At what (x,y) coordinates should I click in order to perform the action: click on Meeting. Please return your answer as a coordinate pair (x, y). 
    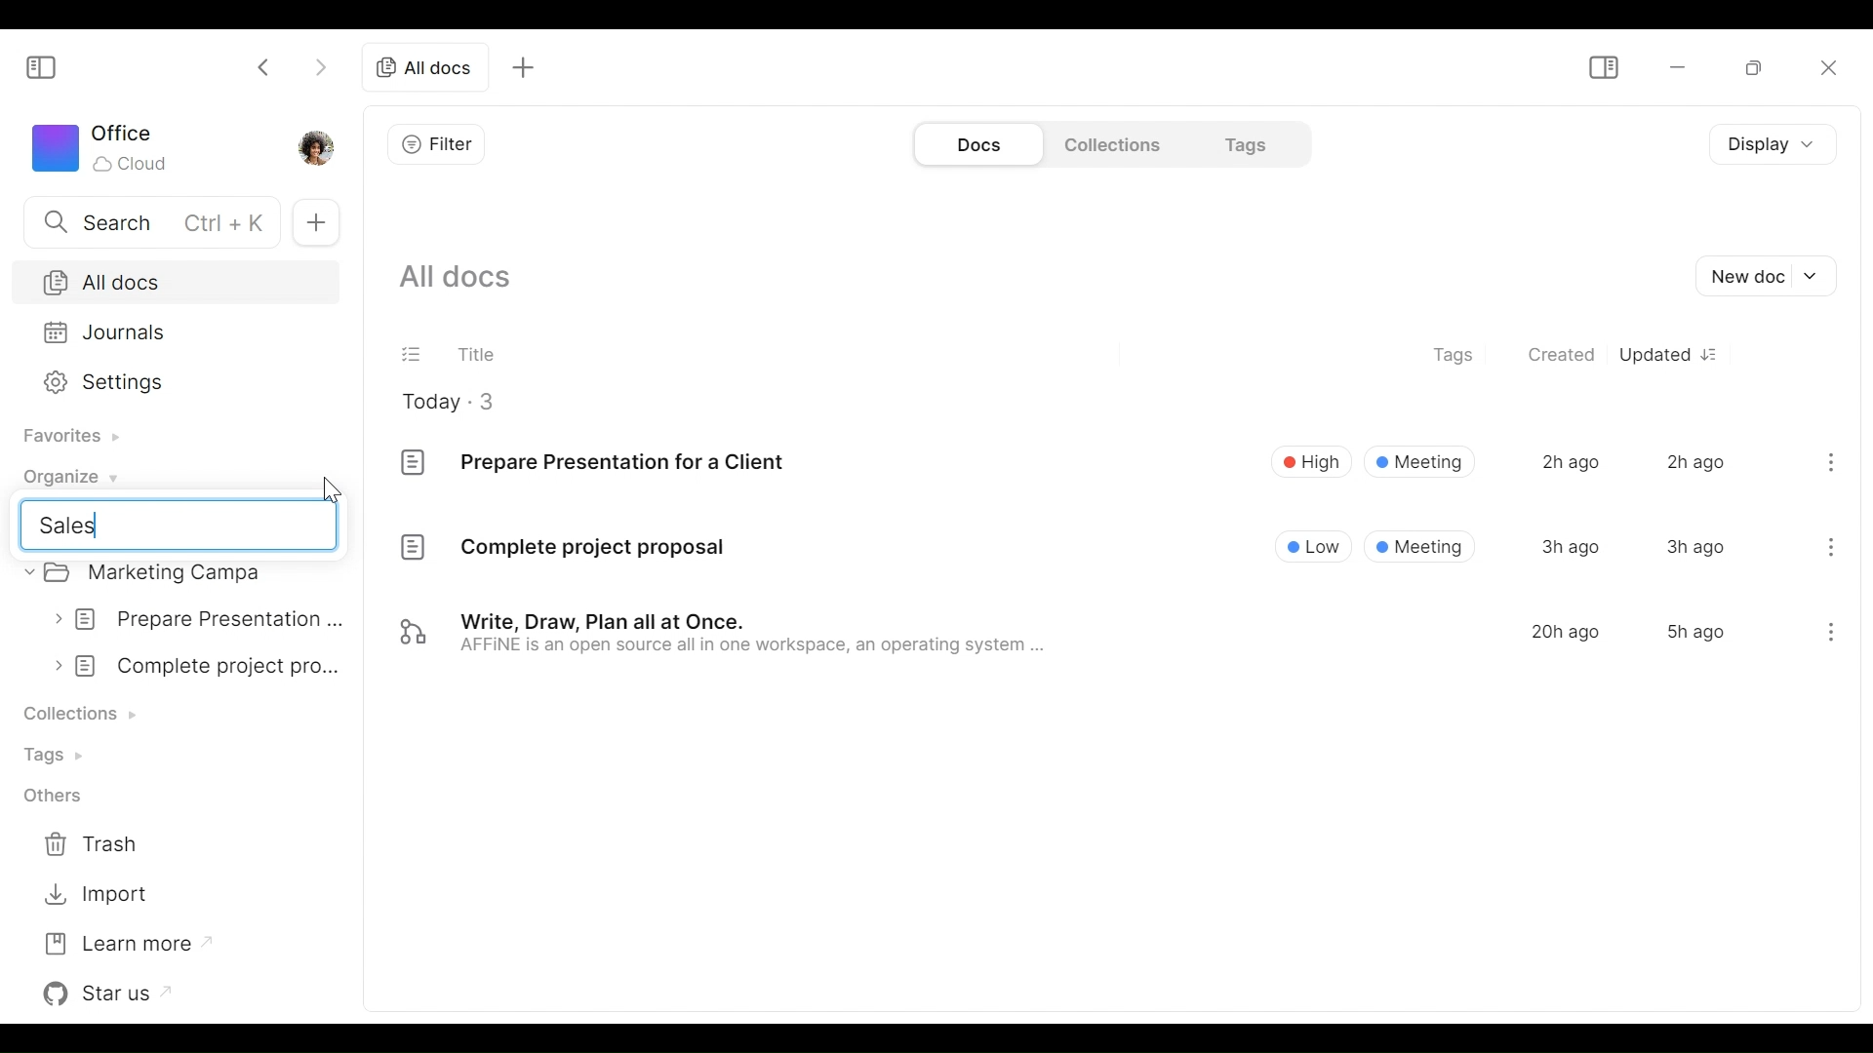
    Looking at the image, I should click on (1420, 461).